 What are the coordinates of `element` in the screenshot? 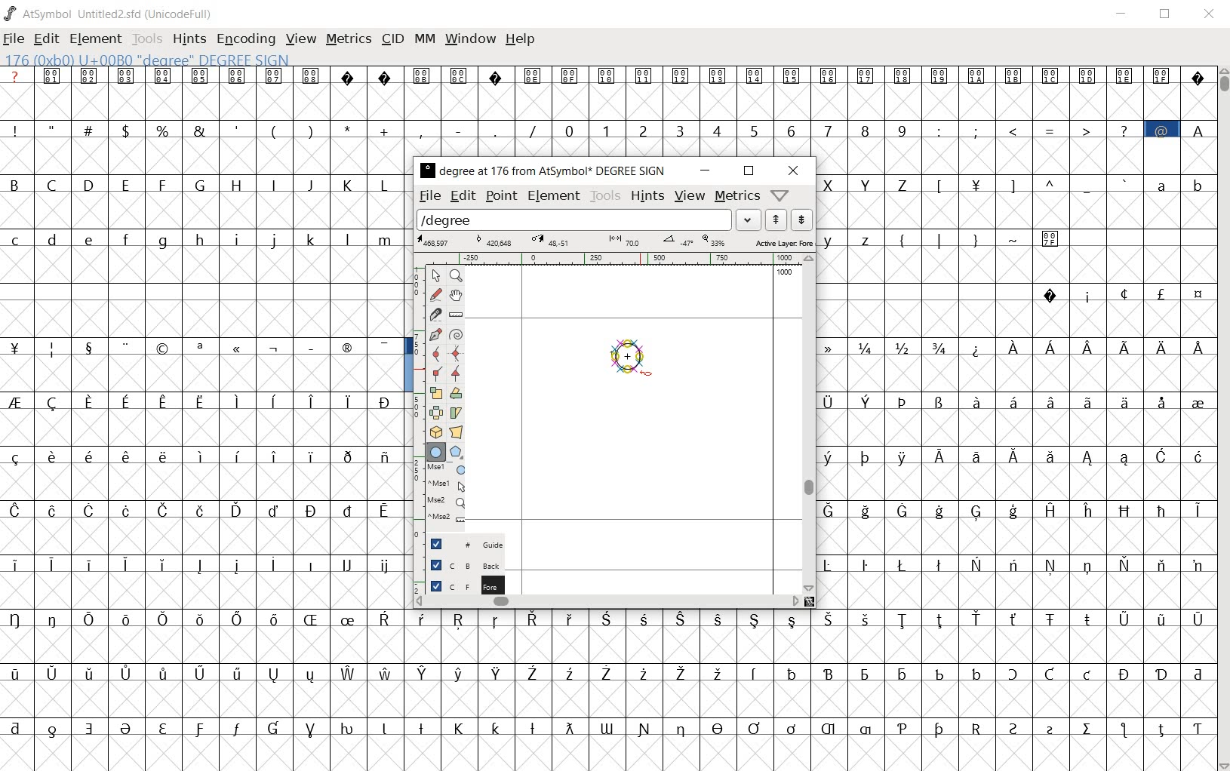 It's located at (555, 197).